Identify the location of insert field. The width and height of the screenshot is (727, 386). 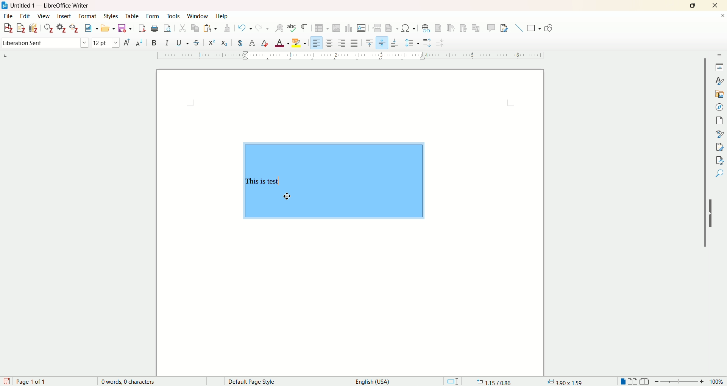
(393, 28).